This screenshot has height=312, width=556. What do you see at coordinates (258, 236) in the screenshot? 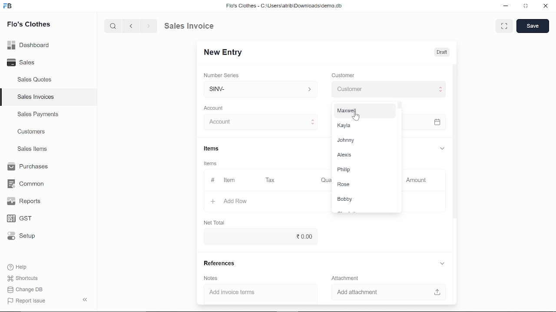
I see `20.00` at bounding box center [258, 236].